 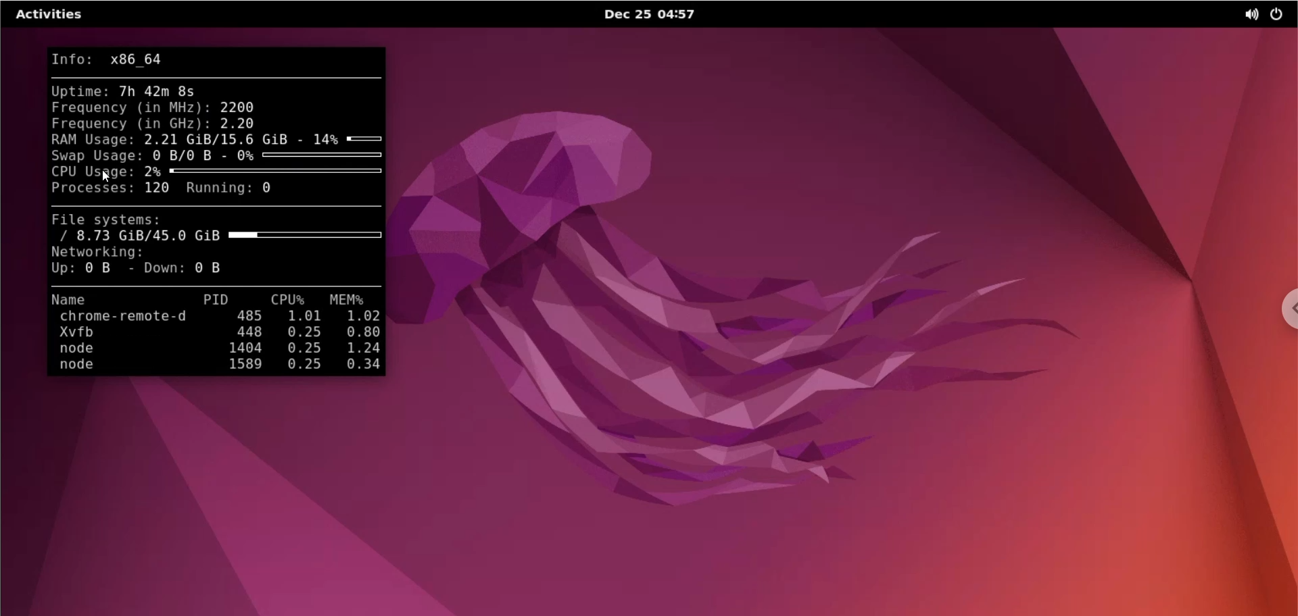 I want to click on MEM%, so click(x=364, y=344).